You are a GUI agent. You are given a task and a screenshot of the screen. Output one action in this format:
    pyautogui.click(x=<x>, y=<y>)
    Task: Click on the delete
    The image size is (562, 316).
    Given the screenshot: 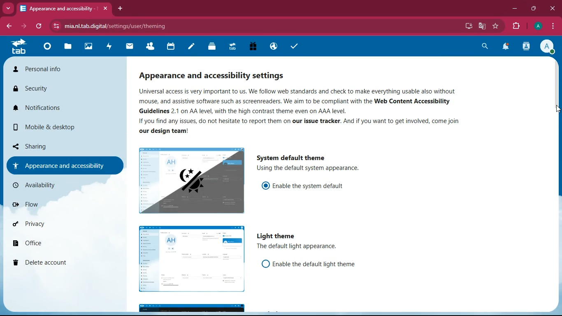 What is the action you would take?
    pyautogui.click(x=51, y=263)
    